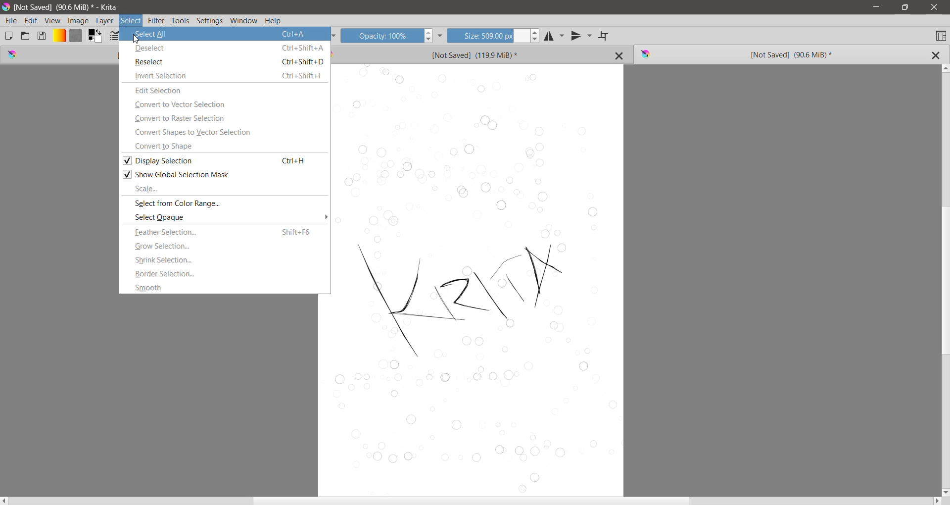  What do you see at coordinates (180, 21) in the screenshot?
I see `Tools` at bounding box center [180, 21].